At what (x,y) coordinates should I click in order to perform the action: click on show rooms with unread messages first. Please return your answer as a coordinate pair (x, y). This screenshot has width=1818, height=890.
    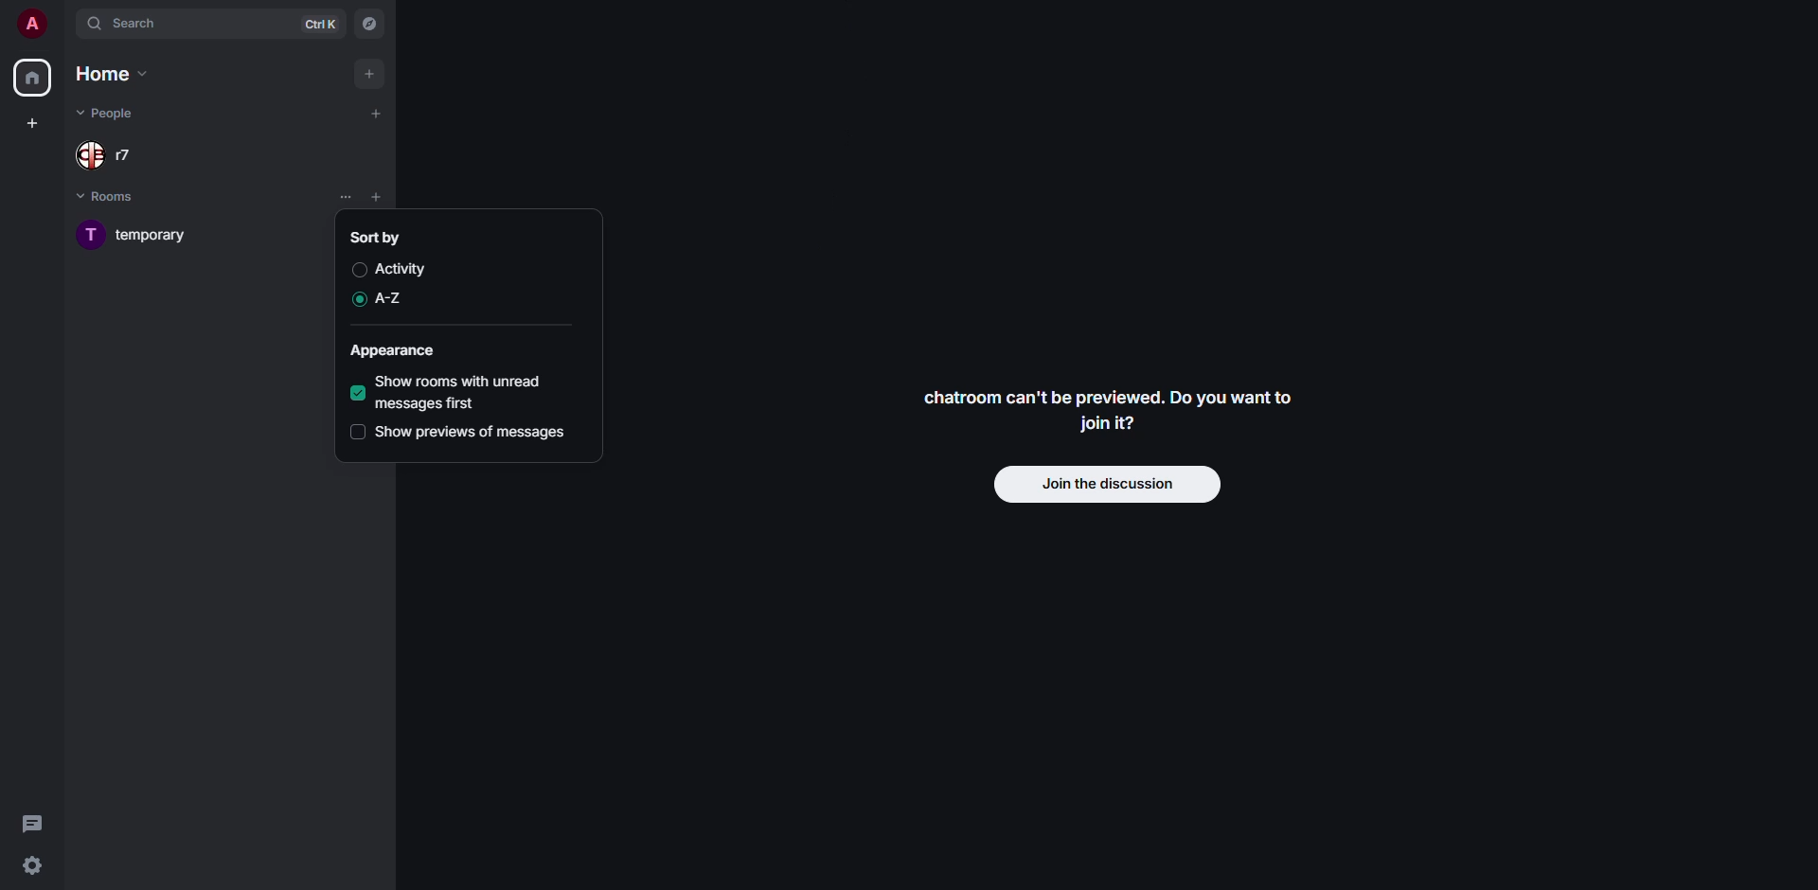
    Looking at the image, I should click on (477, 392).